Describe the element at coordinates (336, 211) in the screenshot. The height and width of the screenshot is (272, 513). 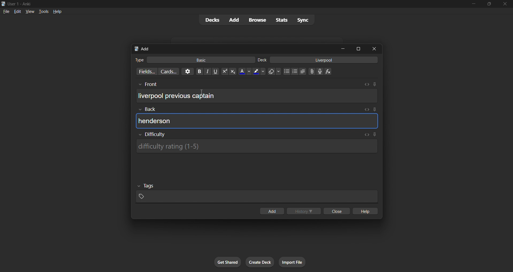
I see `close` at that location.